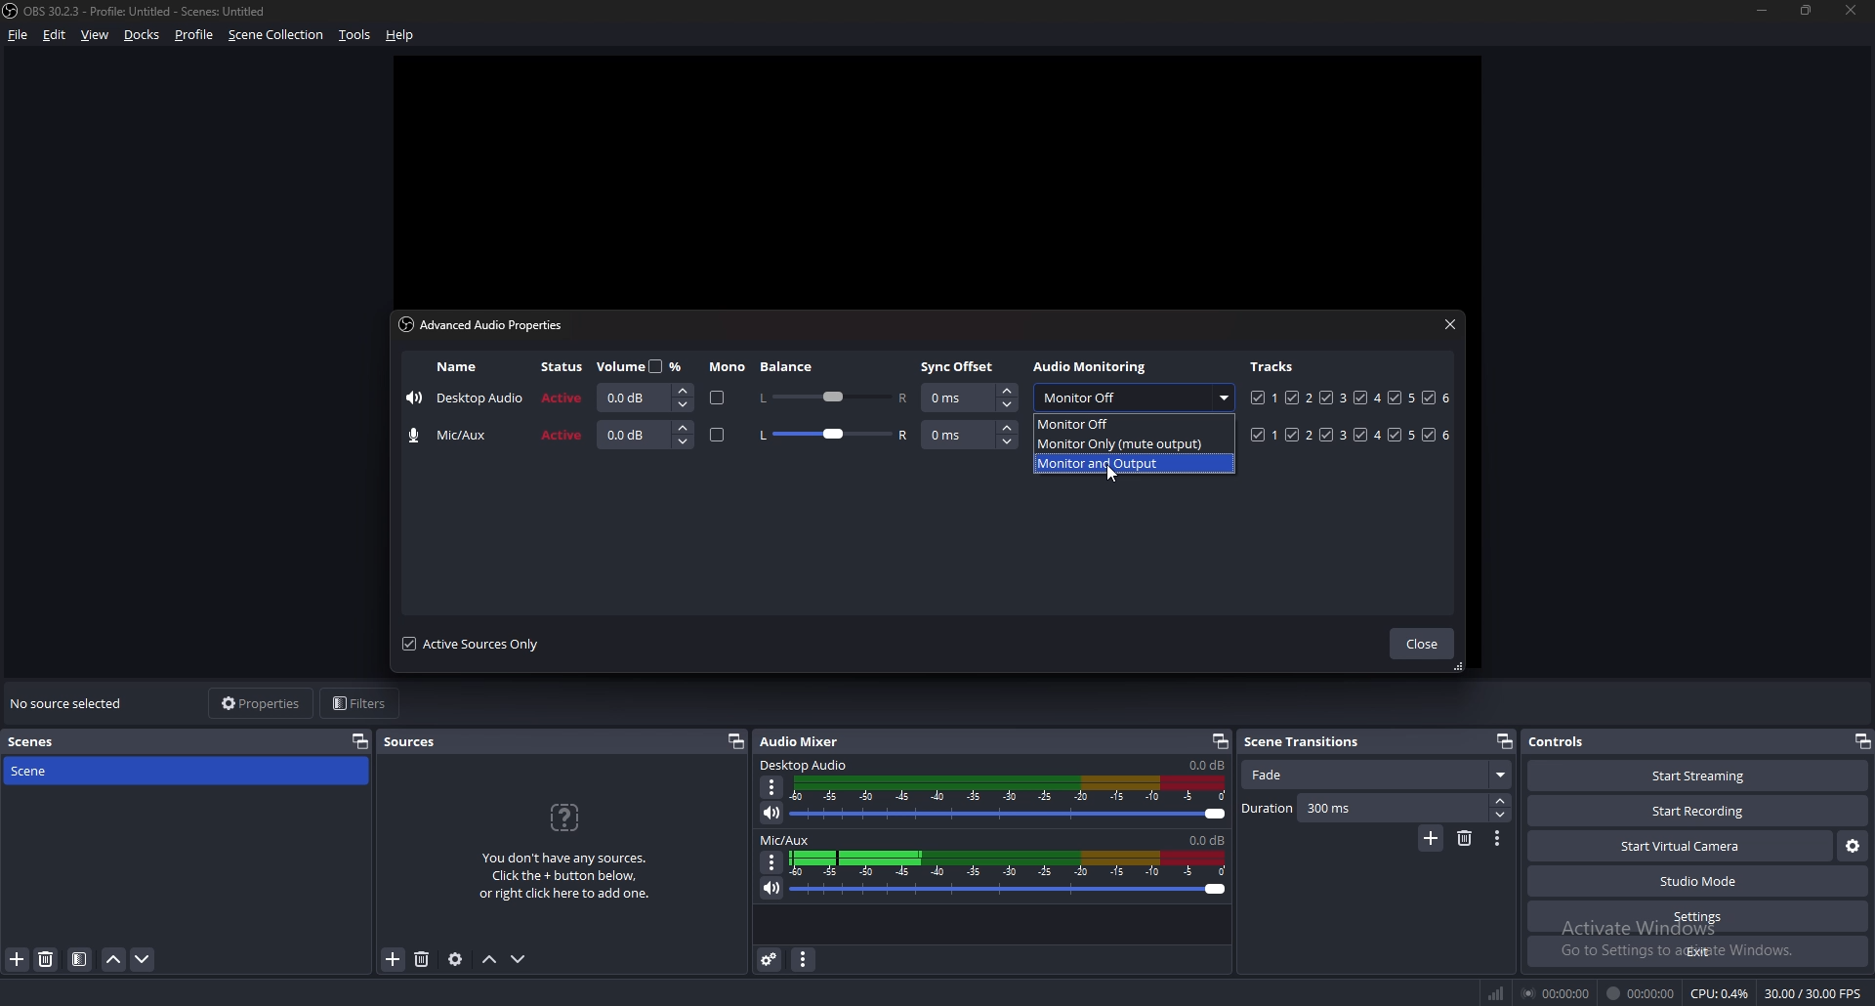  Describe the element at coordinates (1501, 800) in the screenshot. I see `increase duration` at that location.